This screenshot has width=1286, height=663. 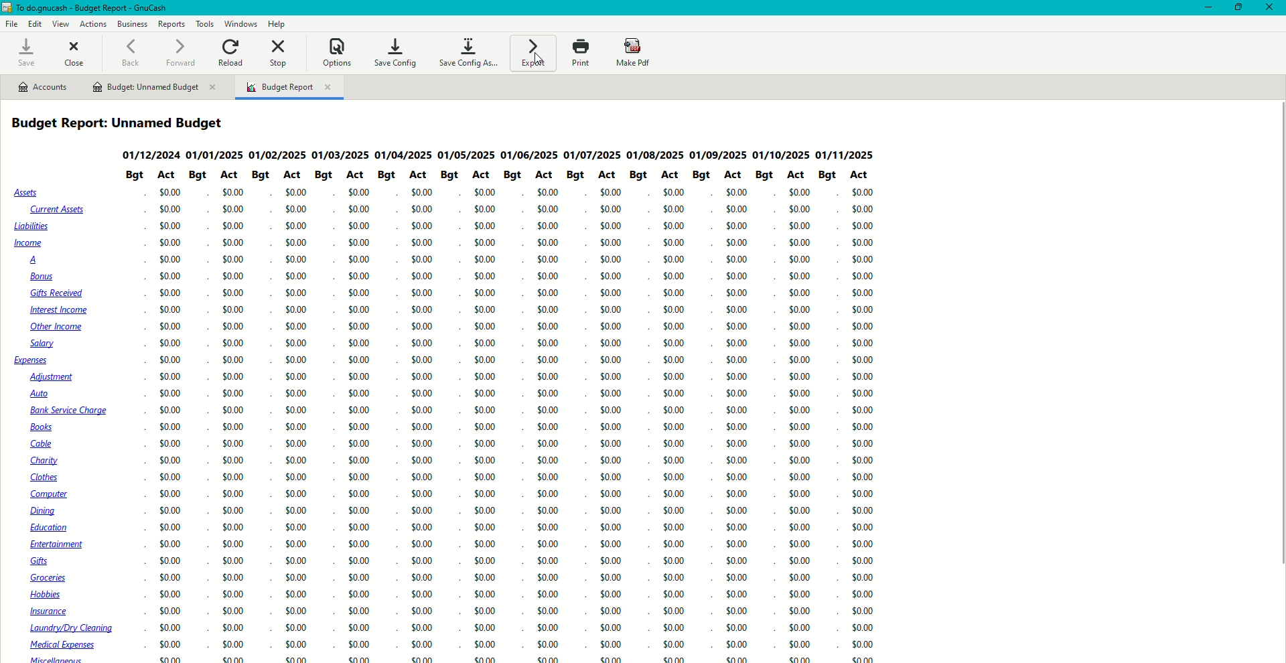 What do you see at coordinates (485, 292) in the screenshot?
I see `$0.00` at bounding box center [485, 292].